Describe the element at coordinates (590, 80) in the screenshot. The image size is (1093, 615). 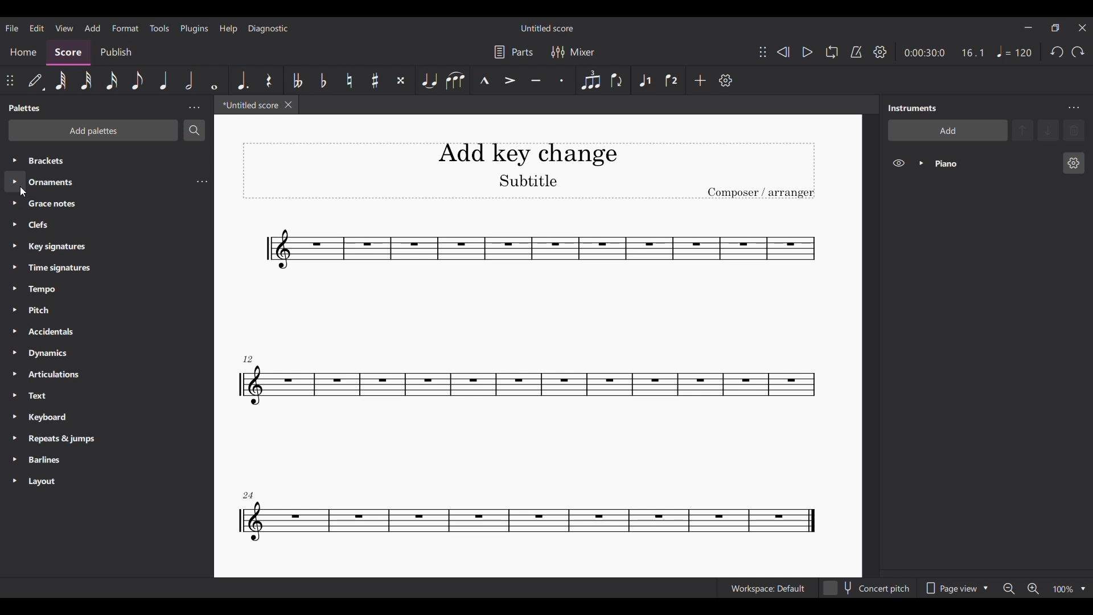
I see `Tuplet` at that location.